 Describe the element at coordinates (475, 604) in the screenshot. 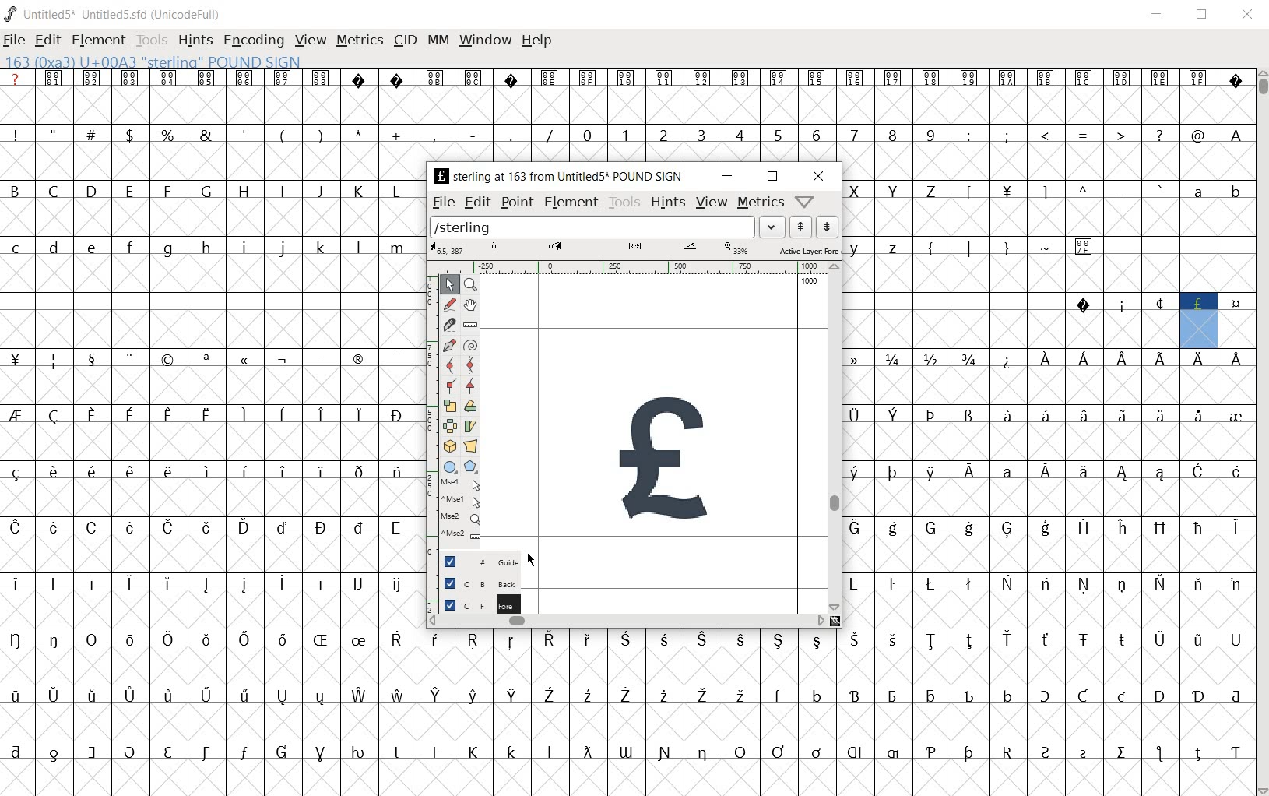

I see `foreground layer` at that location.